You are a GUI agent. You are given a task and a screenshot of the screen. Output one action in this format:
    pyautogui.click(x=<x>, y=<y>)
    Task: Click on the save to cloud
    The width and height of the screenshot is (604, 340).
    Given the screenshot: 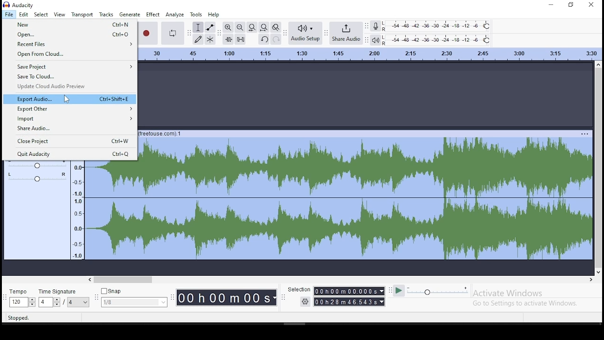 What is the action you would take?
    pyautogui.click(x=71, y=76)
    